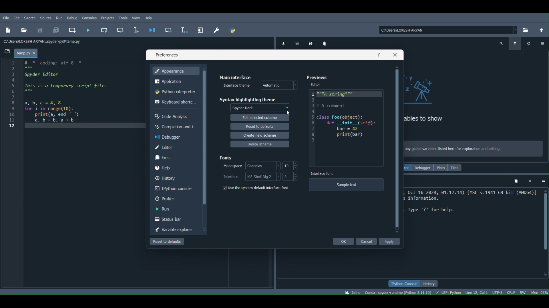 Image resolution: width=549 pixels, height=308 pixels. I want to click on Fonts, so click(225, 159).